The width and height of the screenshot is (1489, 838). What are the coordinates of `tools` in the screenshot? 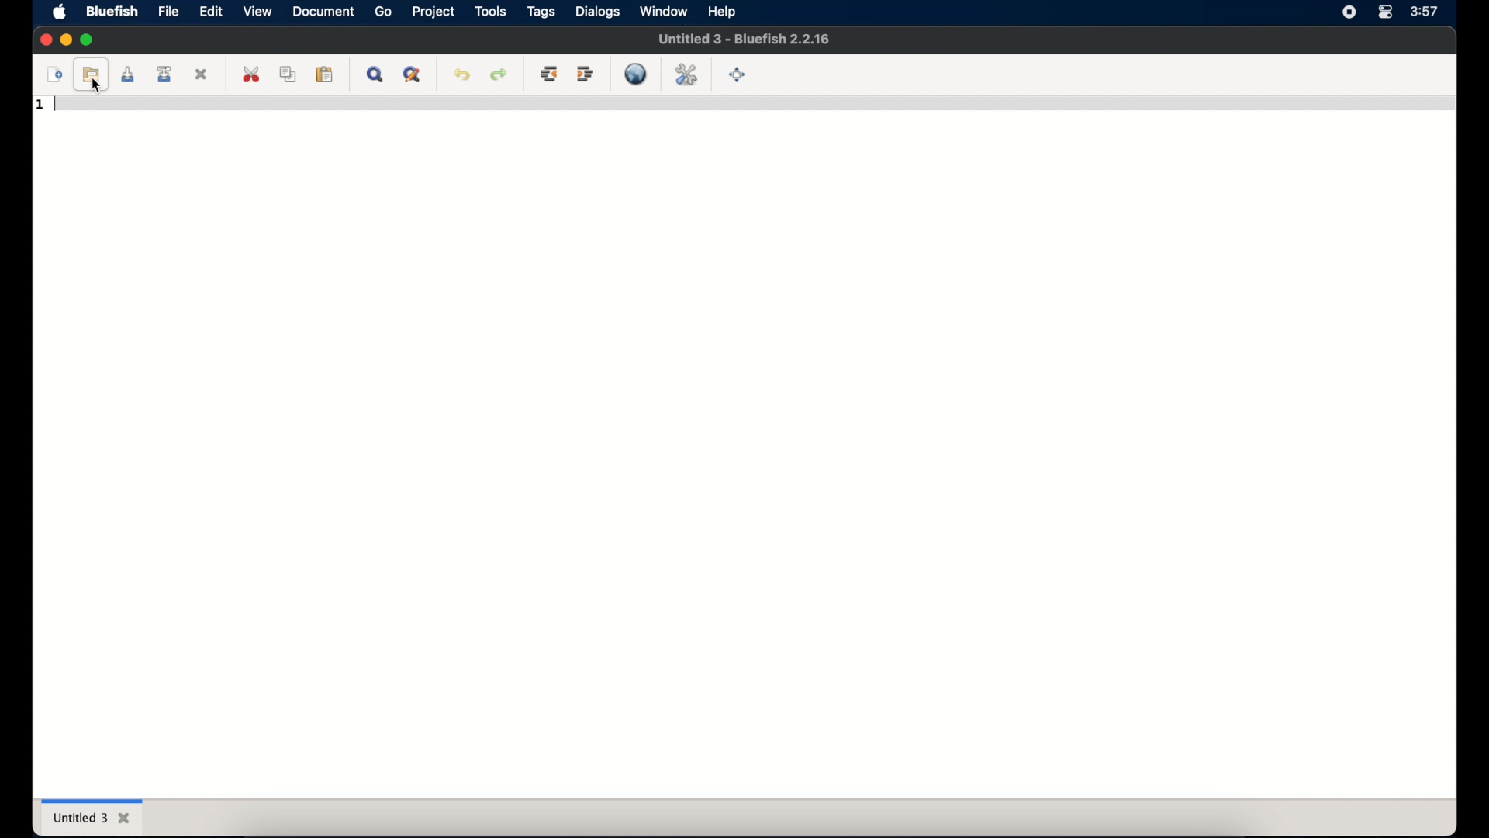 It's located at (490, 12).